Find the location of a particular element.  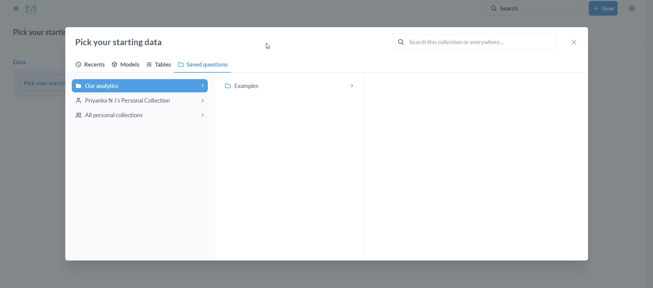

all personal collections is located at coordinates (140, 115).